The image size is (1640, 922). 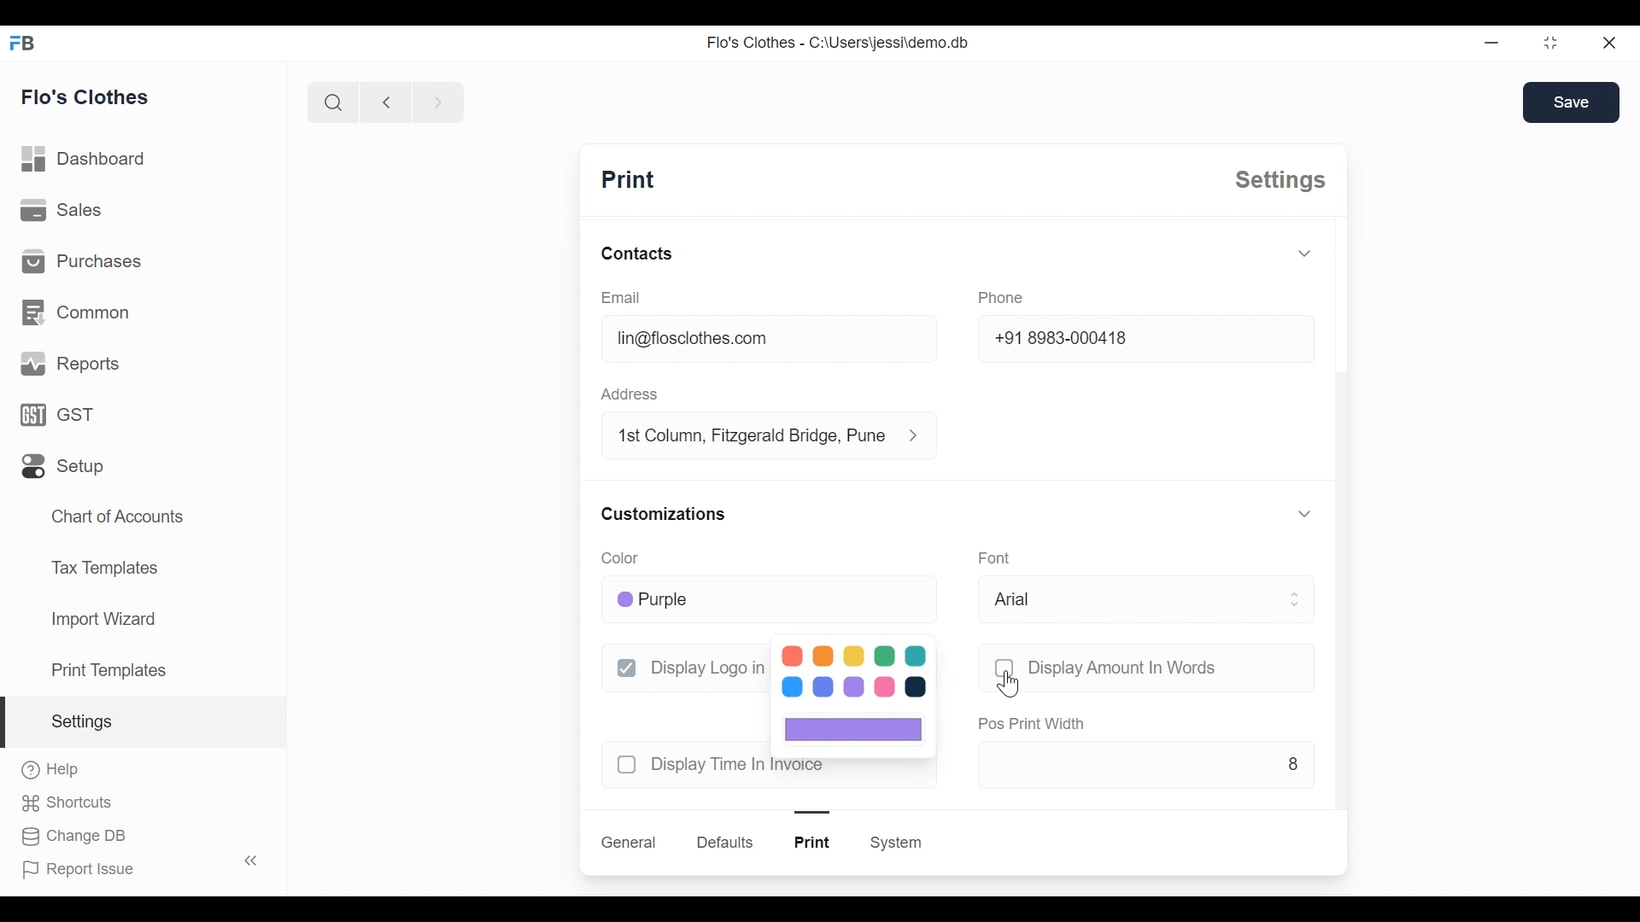 I want to click on contacts, so click(x=637, y=253).